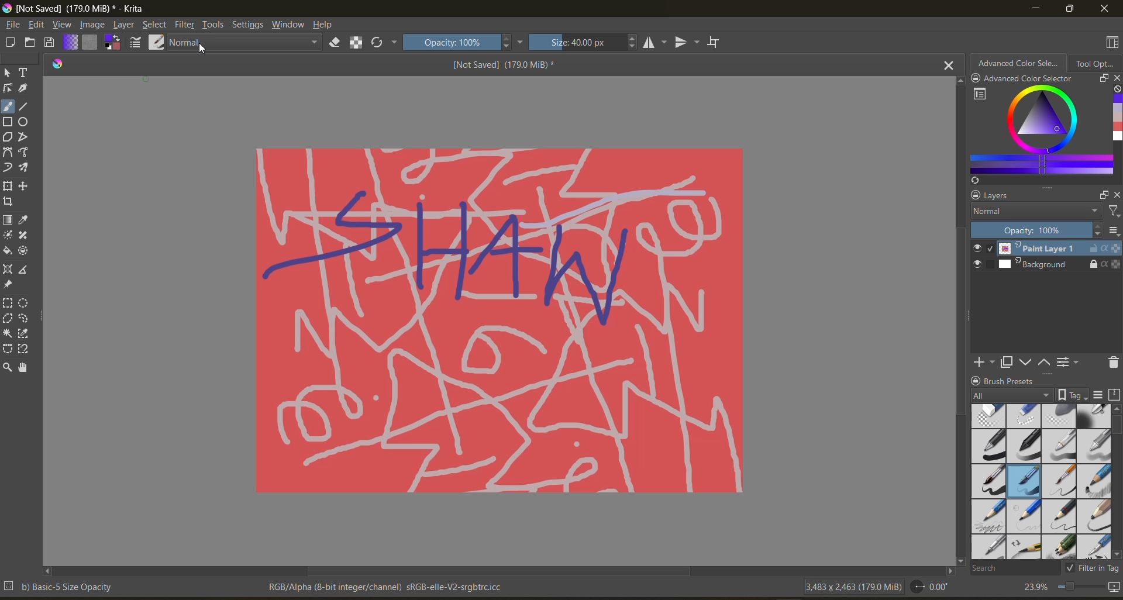  I want to click on lock docker, so click(975, 380).